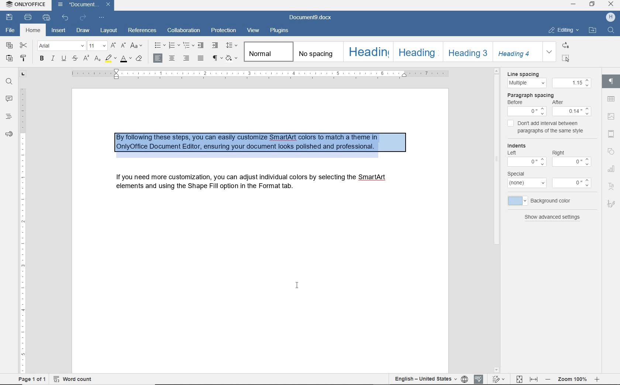 Image resolution: width=620 pixels, height=385 pixels. Describe the element at coordinates (569, 183) in the screenshot. I see `0"` at that location.